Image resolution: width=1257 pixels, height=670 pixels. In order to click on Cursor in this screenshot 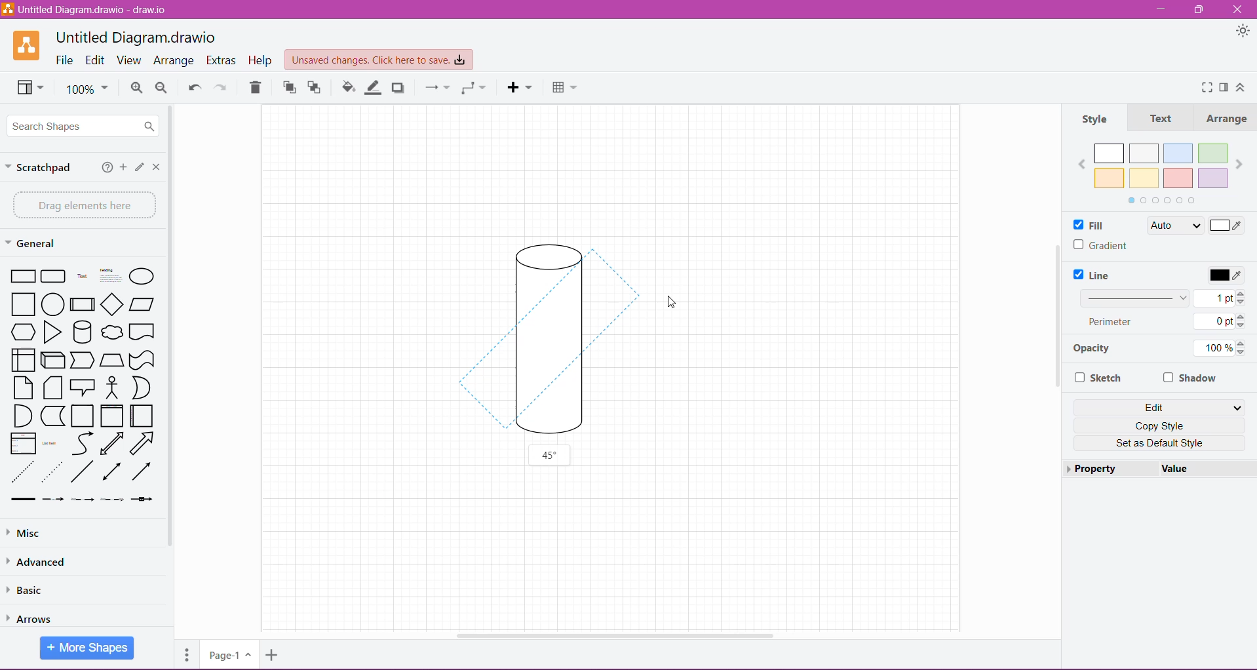, I will do `click(672, 312)`.